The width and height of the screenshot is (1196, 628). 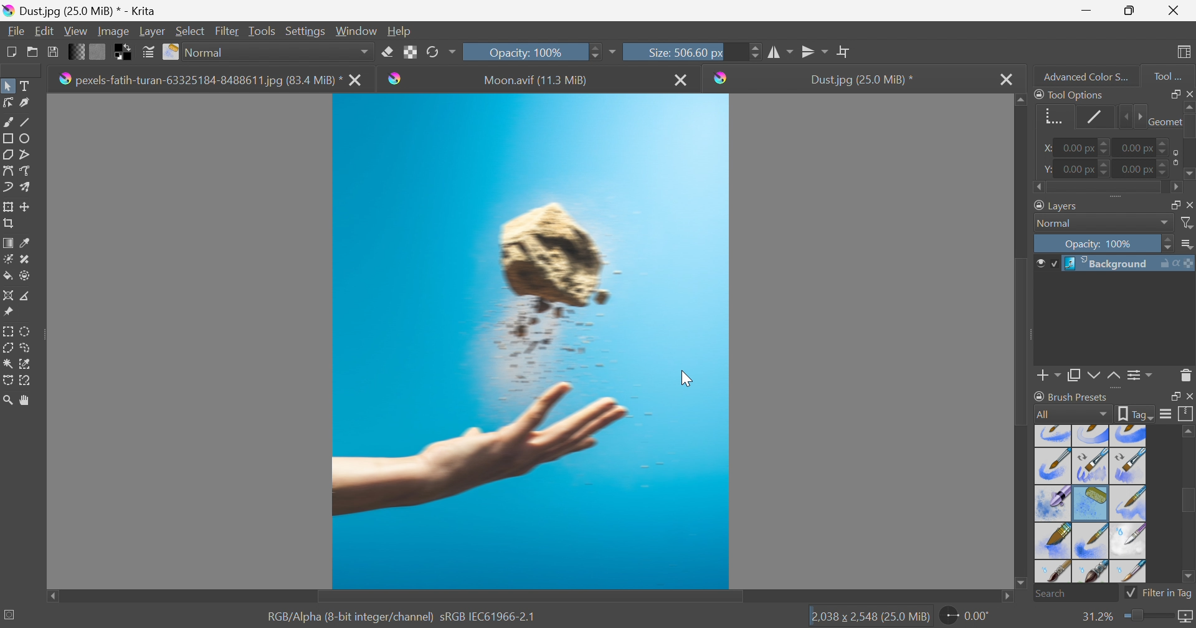 I want to click on Slider, so click(x=1189, y=141).